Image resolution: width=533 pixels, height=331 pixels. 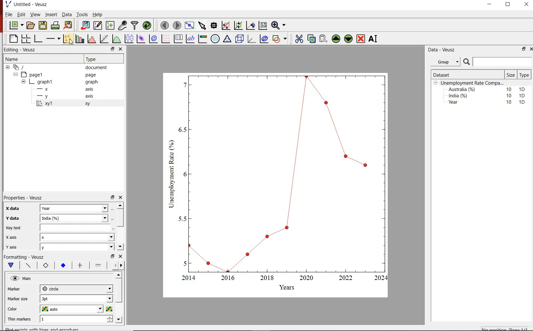 What do you see at coordinates (251, 39) in the screenshot?
I see `3d graphs` at bounding box center [251, 39].